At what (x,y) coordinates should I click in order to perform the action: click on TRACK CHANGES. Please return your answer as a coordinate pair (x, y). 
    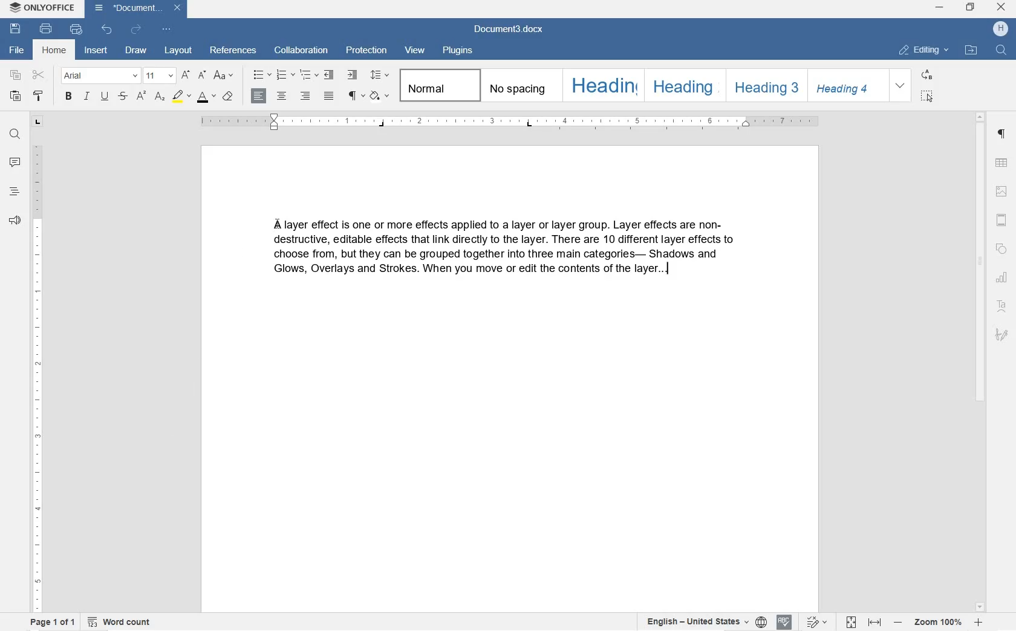
    Looking at the image, I should click on (815, 621).